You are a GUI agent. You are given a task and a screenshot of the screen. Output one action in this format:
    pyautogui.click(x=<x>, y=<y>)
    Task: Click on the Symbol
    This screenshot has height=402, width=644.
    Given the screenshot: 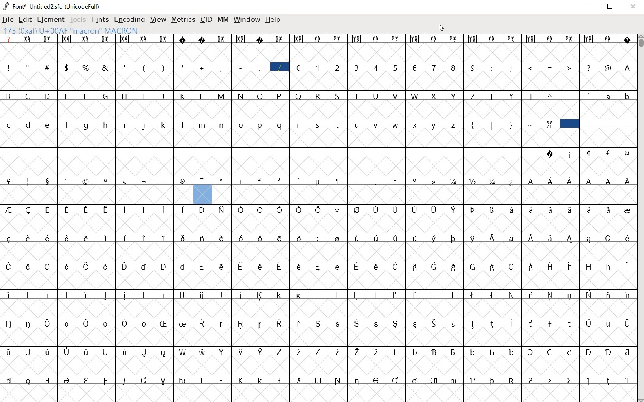 What is the action you would take?
    pyautogui.click(x=377, y=39)
    